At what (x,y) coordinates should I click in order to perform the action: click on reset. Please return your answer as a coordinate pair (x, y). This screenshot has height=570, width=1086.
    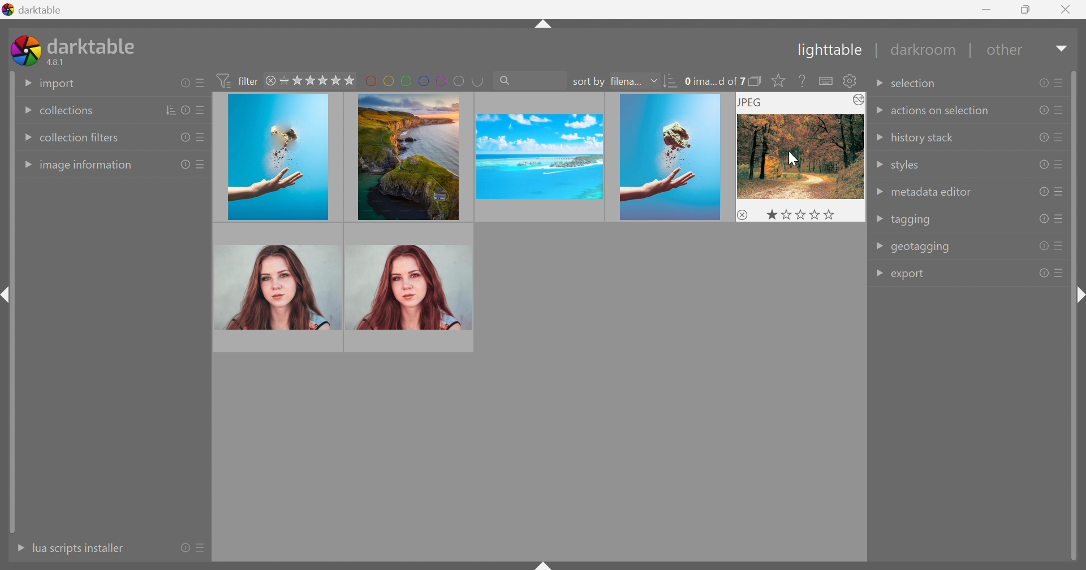
    Looking at the image, I should click on (184, 83).